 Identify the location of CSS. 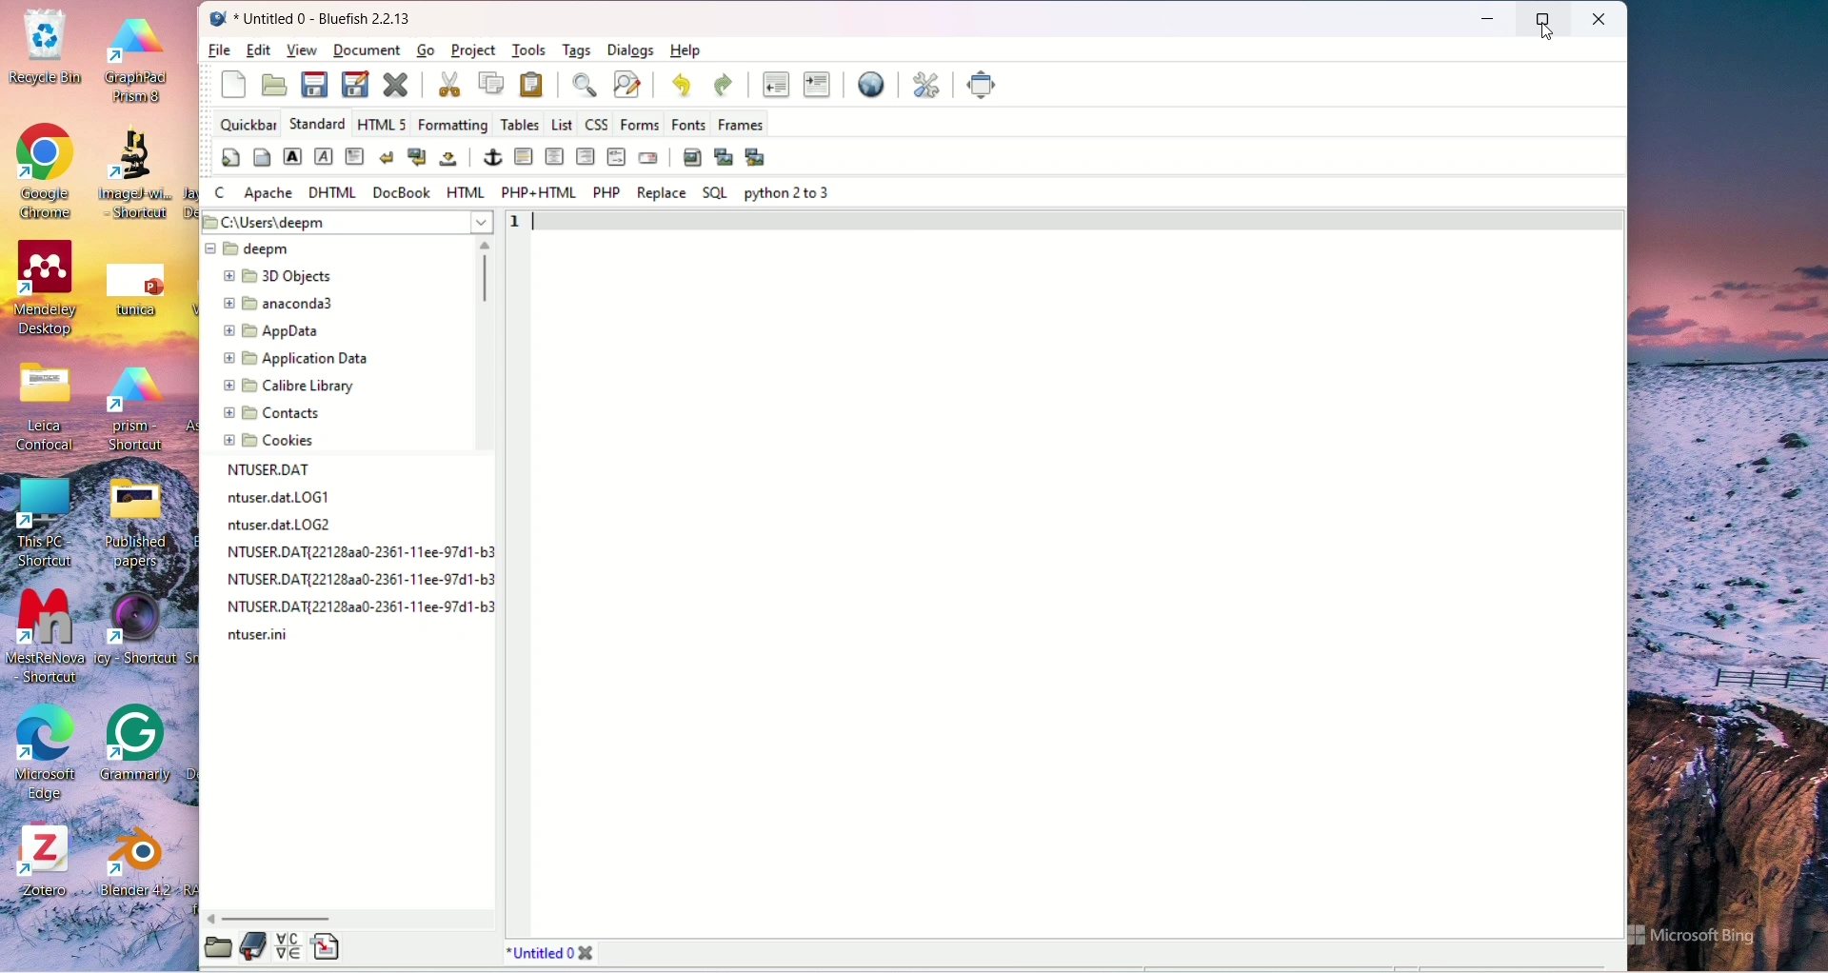
(594, 124).